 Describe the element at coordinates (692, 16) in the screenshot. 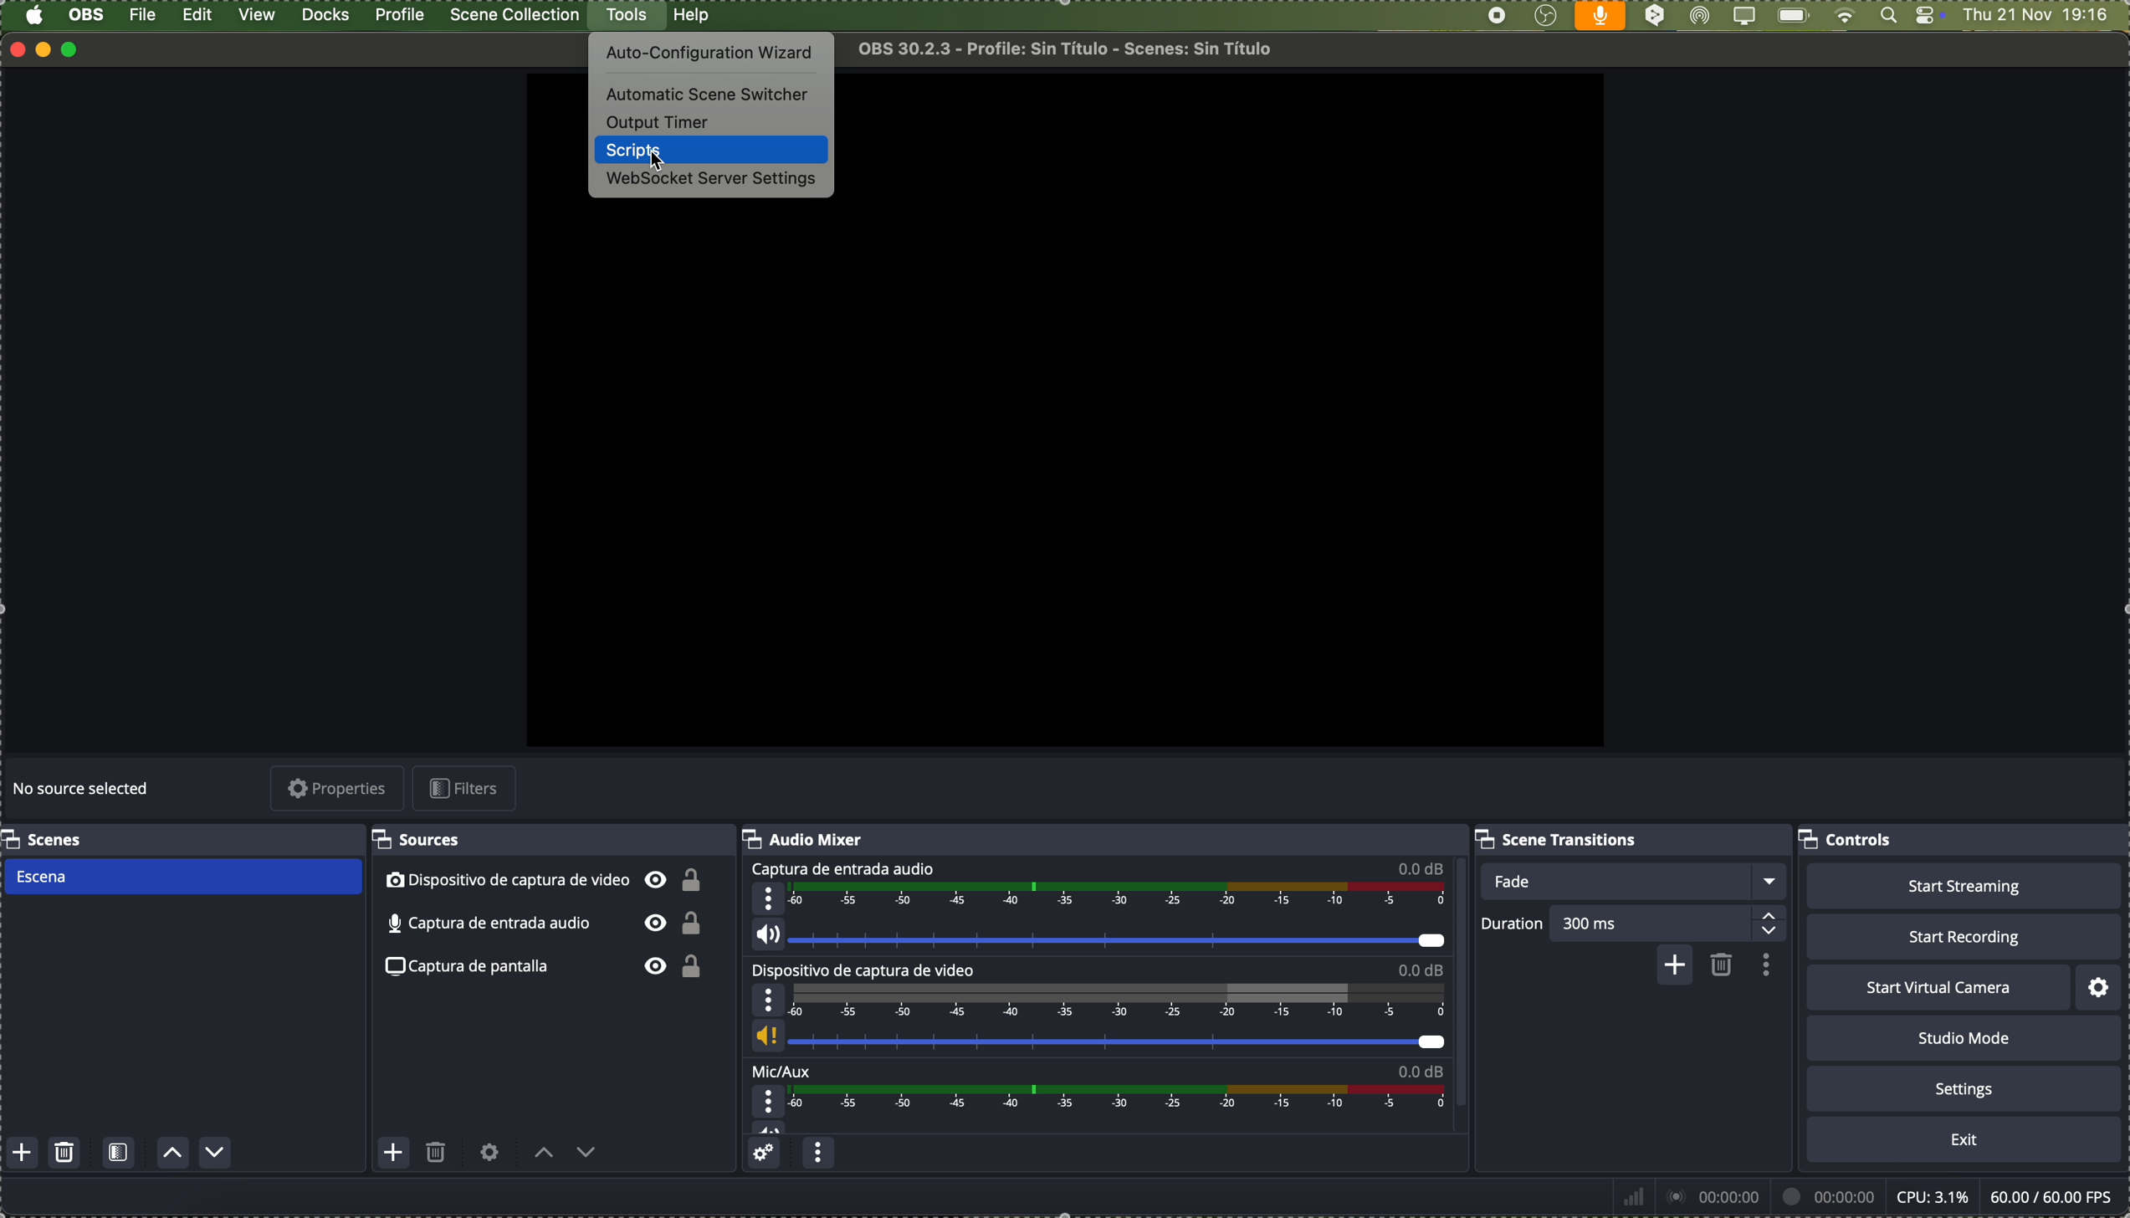

I see `help` at that location.